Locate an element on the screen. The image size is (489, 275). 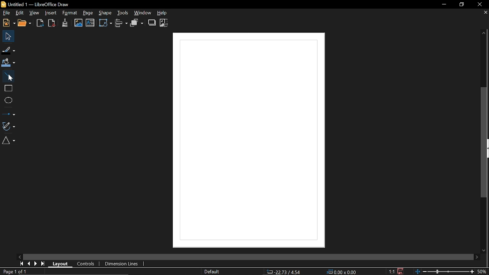
Crop image is located at coordinates (165, 23).